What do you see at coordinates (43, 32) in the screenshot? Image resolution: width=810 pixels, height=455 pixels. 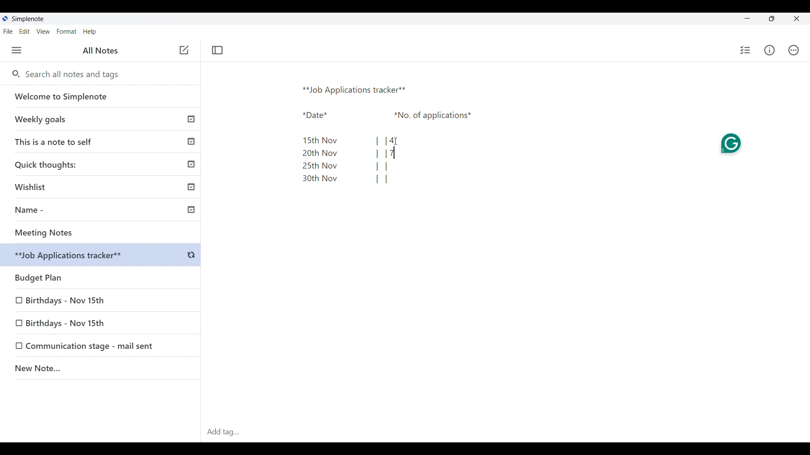 I see `View` at bounding box center [43, 32].